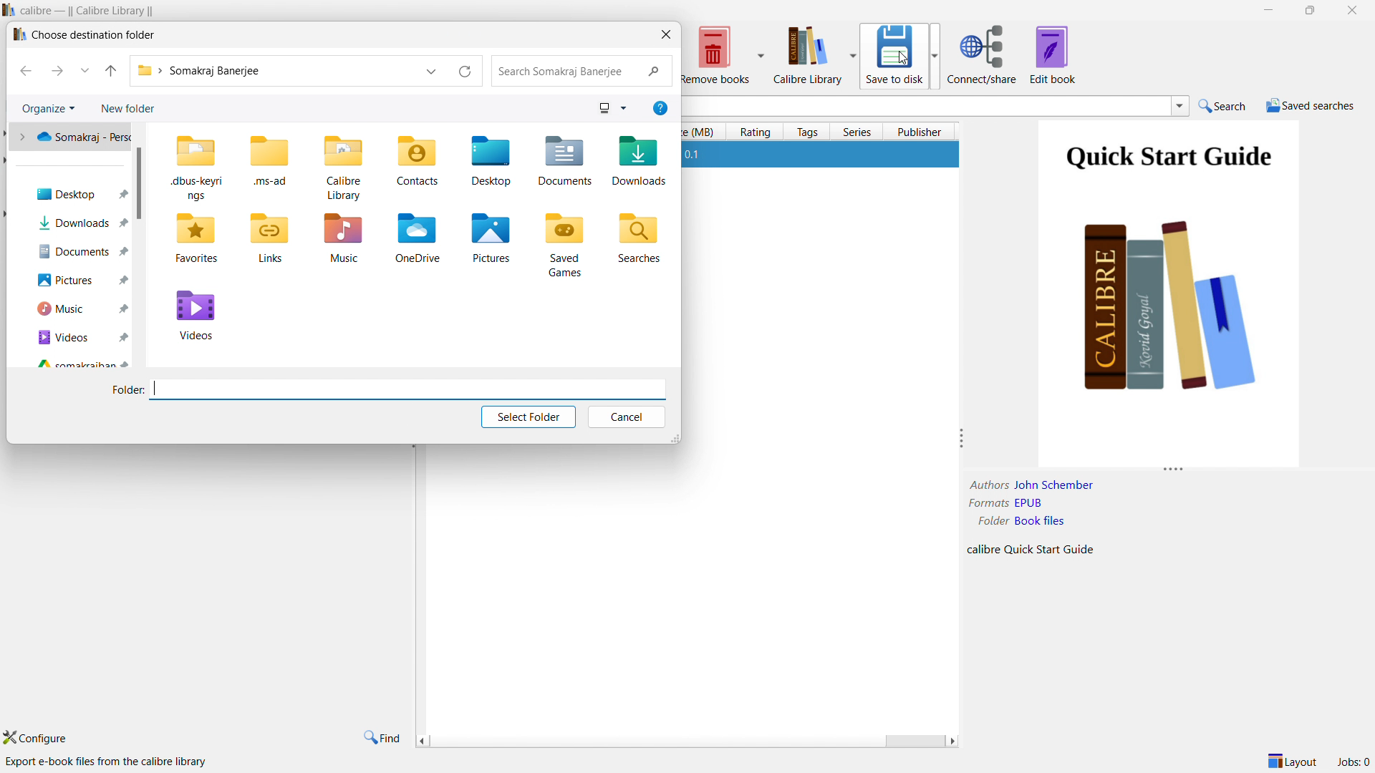  What do you see at coordinates (1040, 520) in the screenshot?
I see `Book files` at bounding box center [1040, 520].